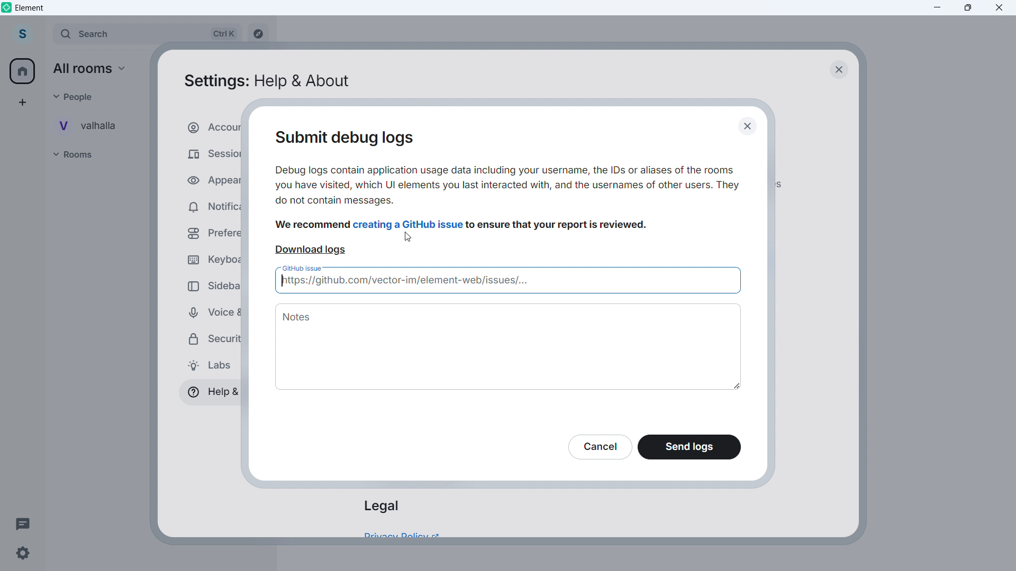 Image resolution: width=1016 pixels, height=571 pixels. What do you see at coordinates (354, 139) in the screenshot?
I see `Submit debug logs` at bounding box center [354, 139].